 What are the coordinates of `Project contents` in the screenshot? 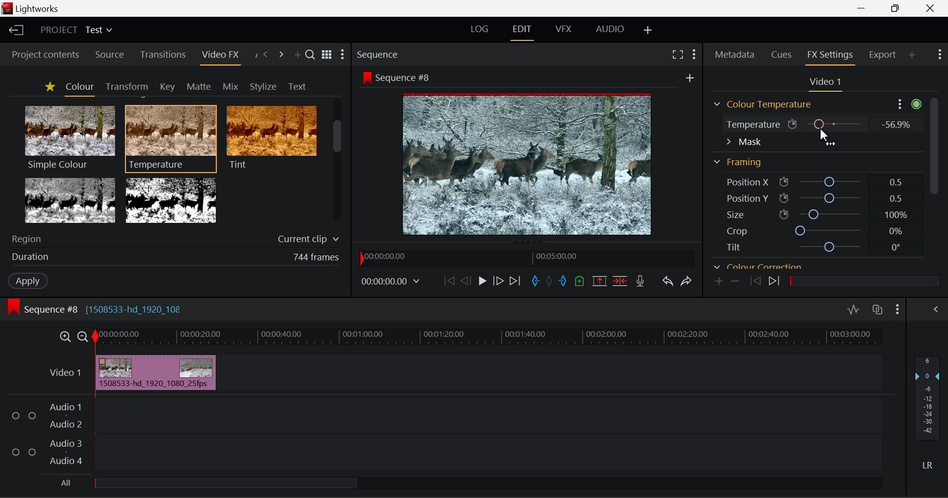 It's located at (41, 56).